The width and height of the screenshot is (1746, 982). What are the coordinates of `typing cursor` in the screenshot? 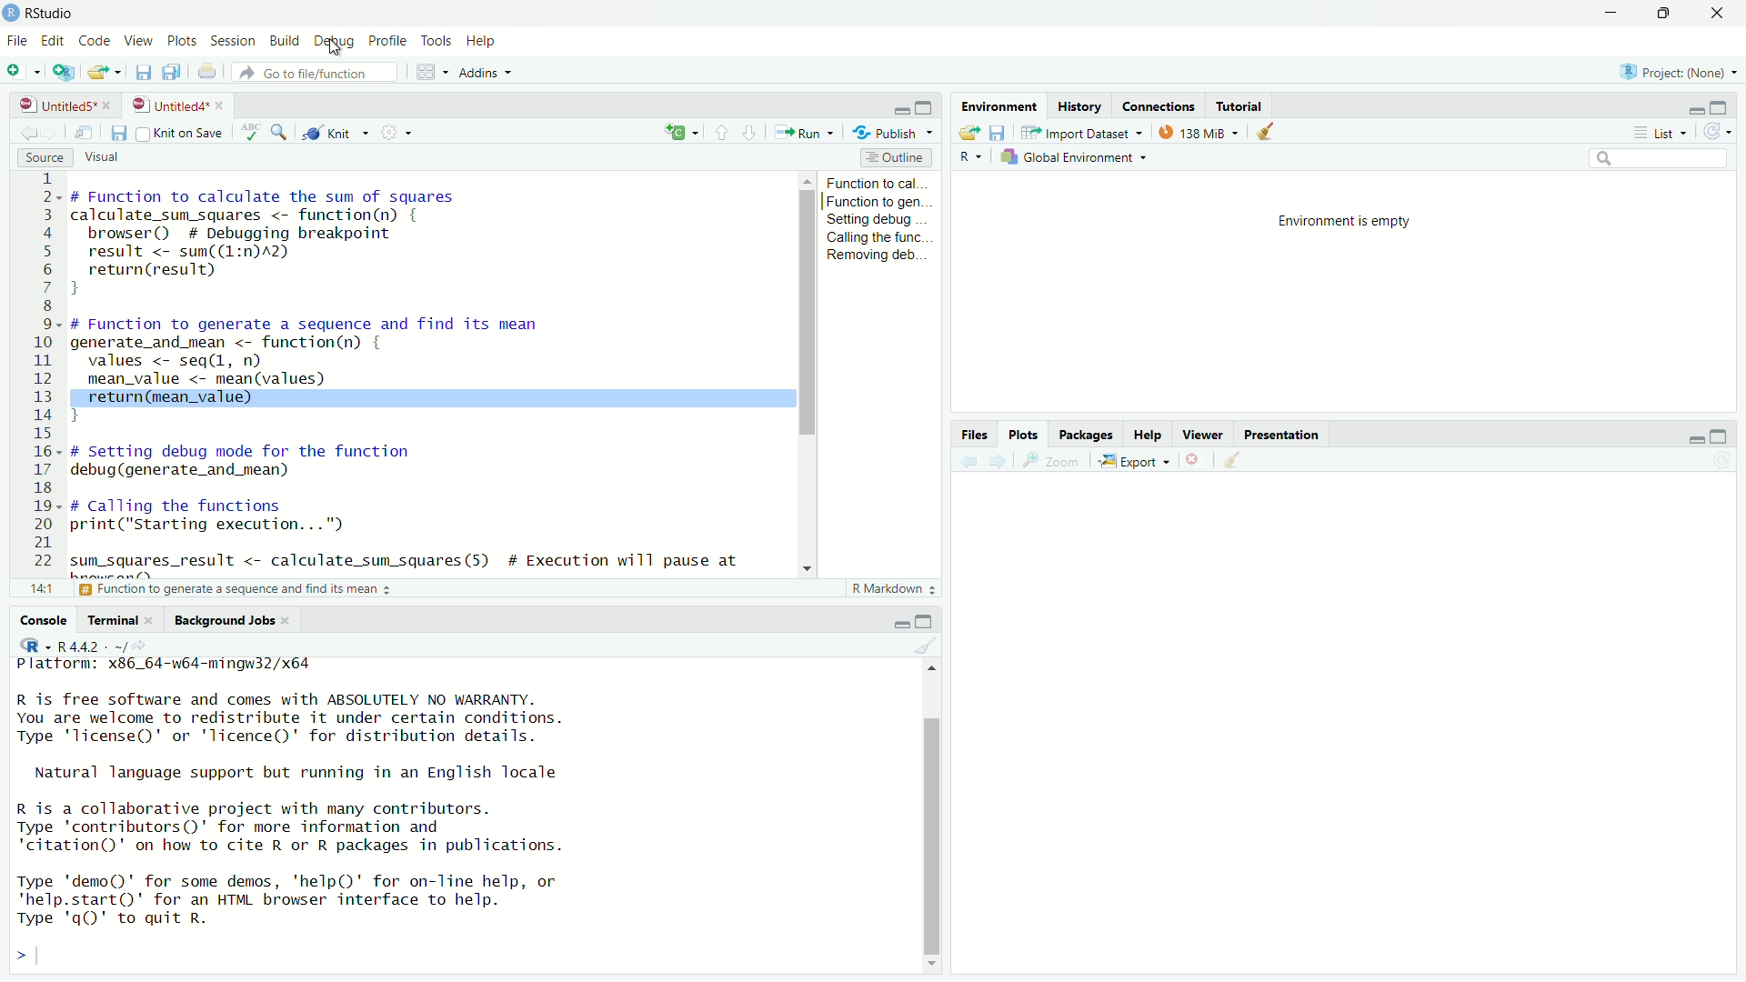 It's located at (45, 957).